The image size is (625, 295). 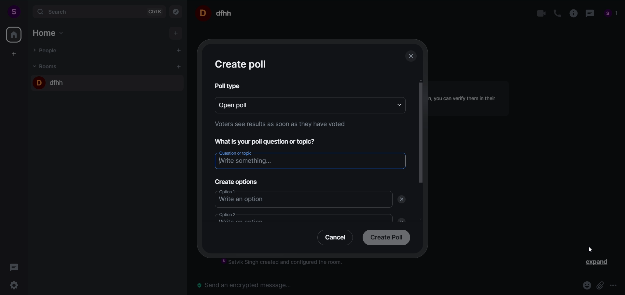 What do you see at coordinates (50, 32) in the screenshot?
I see `home option` at bounding box center [50, 32].